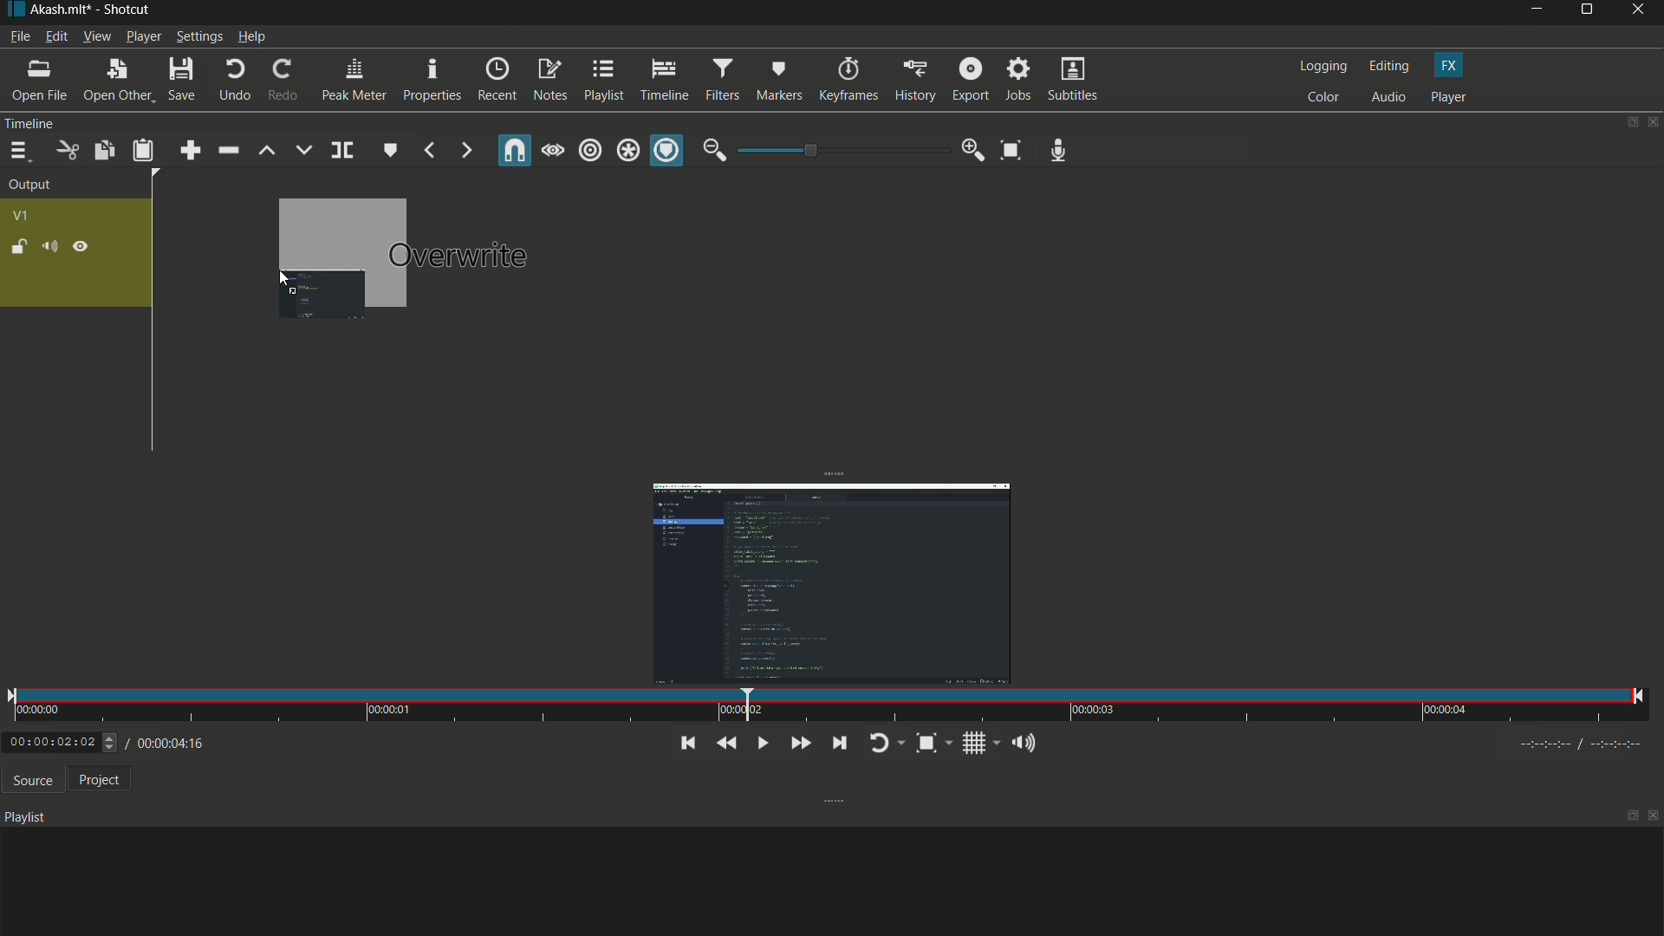  What do you see at coordinates (430, 80) in the screenshot?
I see `properties` at bounding box center [430, 80].